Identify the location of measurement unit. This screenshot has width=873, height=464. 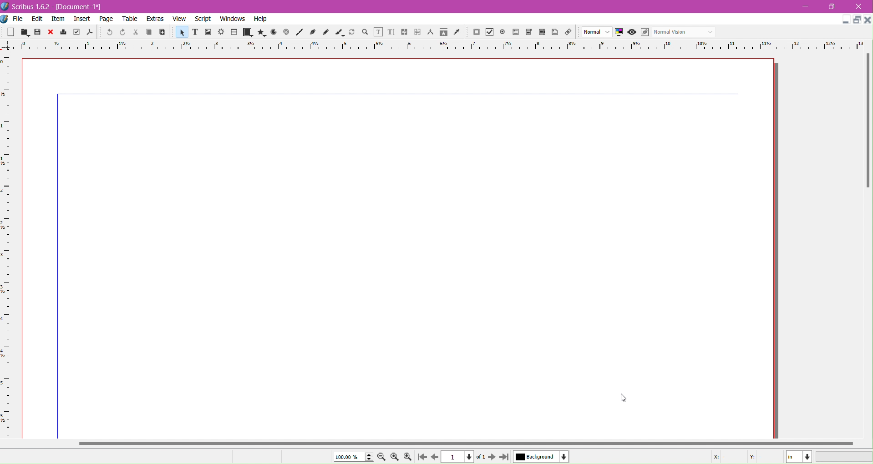
(799, 457).